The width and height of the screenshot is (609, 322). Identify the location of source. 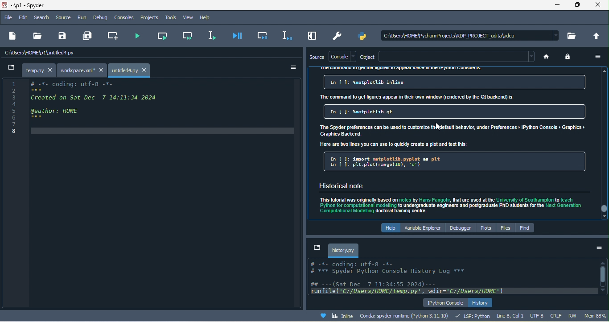
(66, 19).